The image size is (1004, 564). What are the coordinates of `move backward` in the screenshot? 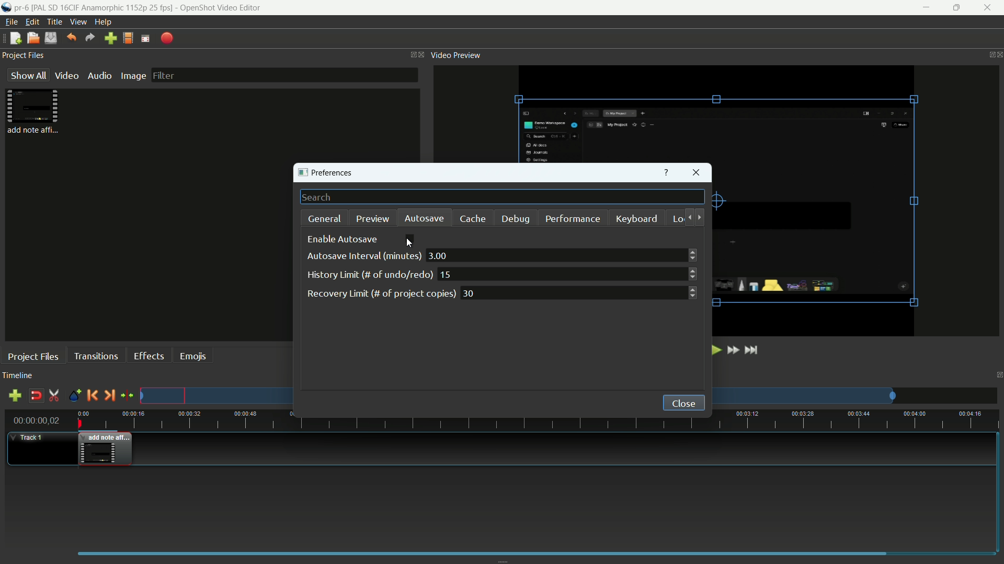 It's located at (687, 217).